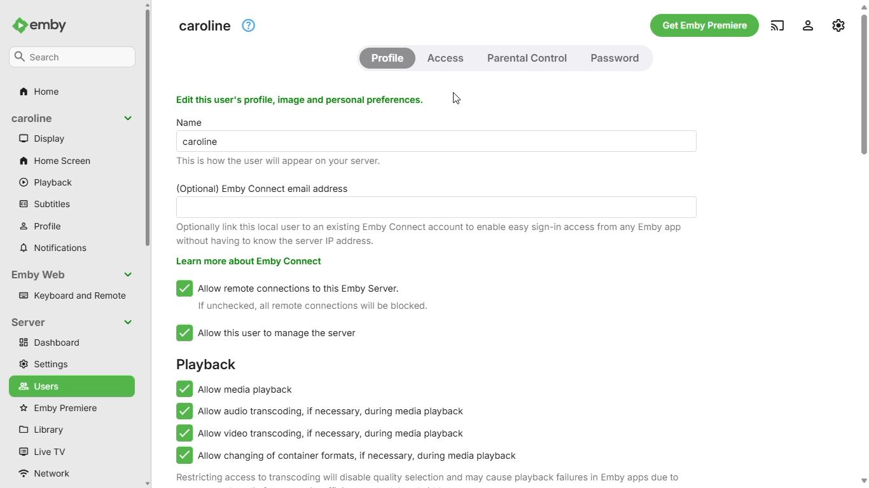 Image resolution: width=869 pixels, height=488 pixels. What do you see at coordinates (706, 25) in the screenshot?
I see `get emby premiere` at bounding box center [706, 25].